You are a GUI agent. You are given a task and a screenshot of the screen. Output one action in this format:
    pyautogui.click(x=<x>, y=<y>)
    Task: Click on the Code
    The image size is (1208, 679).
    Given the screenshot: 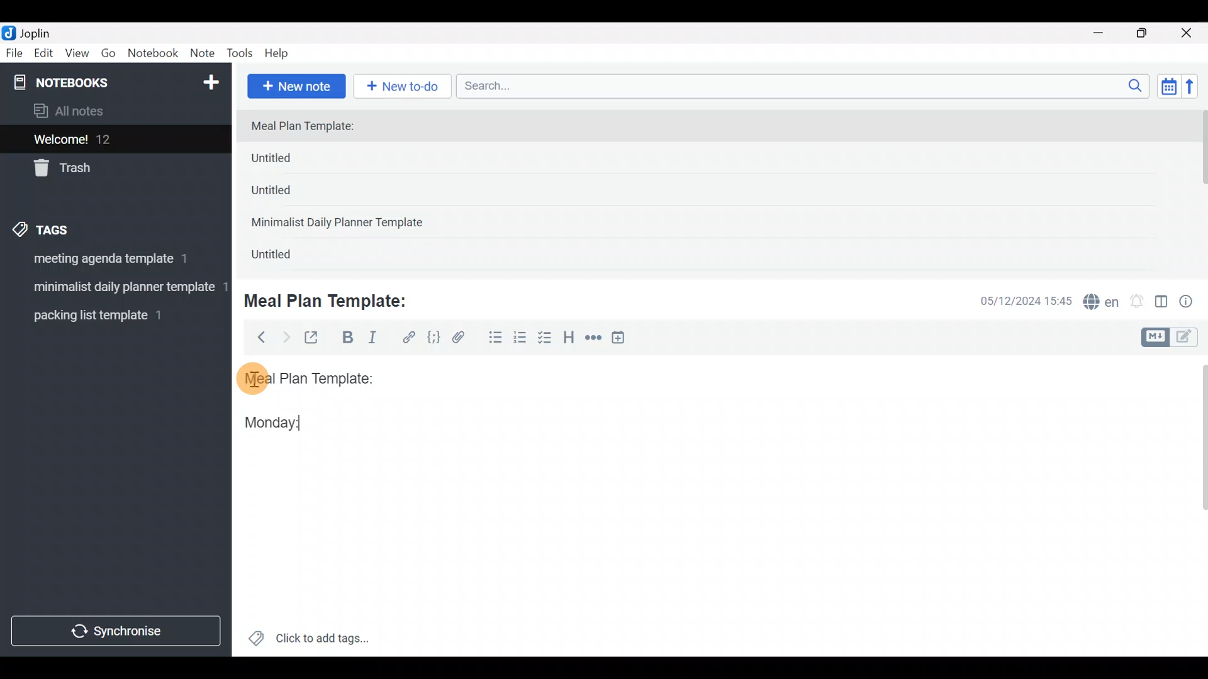 What is the action you would take?
    pyautogui.click(x=432, y=337)
    